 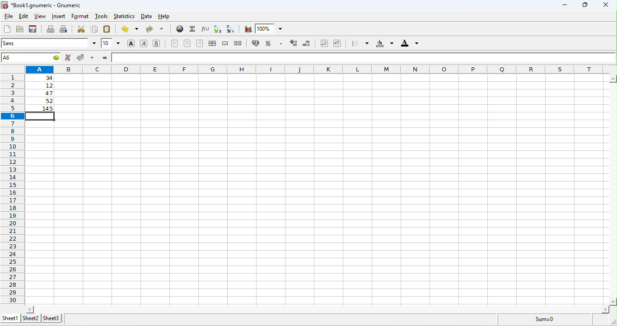 What do you see at coordinates (144, 43) in the screenshot?
I see `italics` at bounding box center [144, 43].